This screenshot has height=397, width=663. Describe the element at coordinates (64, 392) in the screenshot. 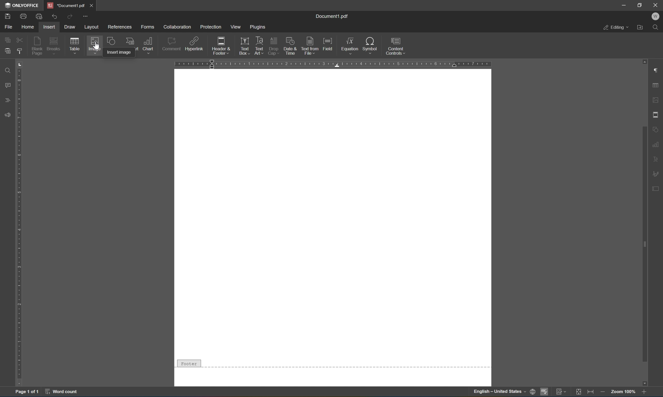

I see `word count` at that location.